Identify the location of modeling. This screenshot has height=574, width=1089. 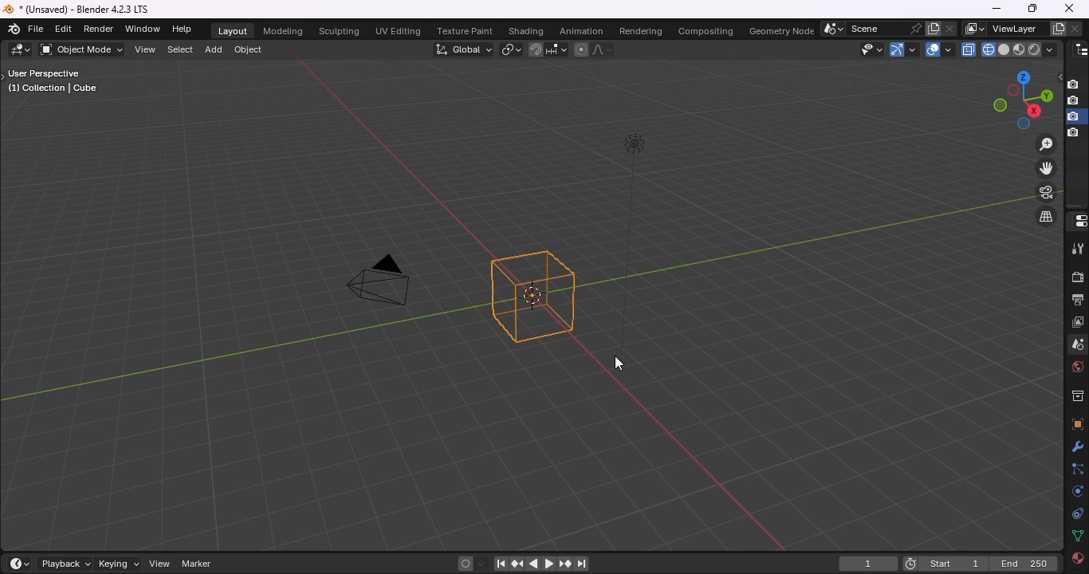
(285, 31).